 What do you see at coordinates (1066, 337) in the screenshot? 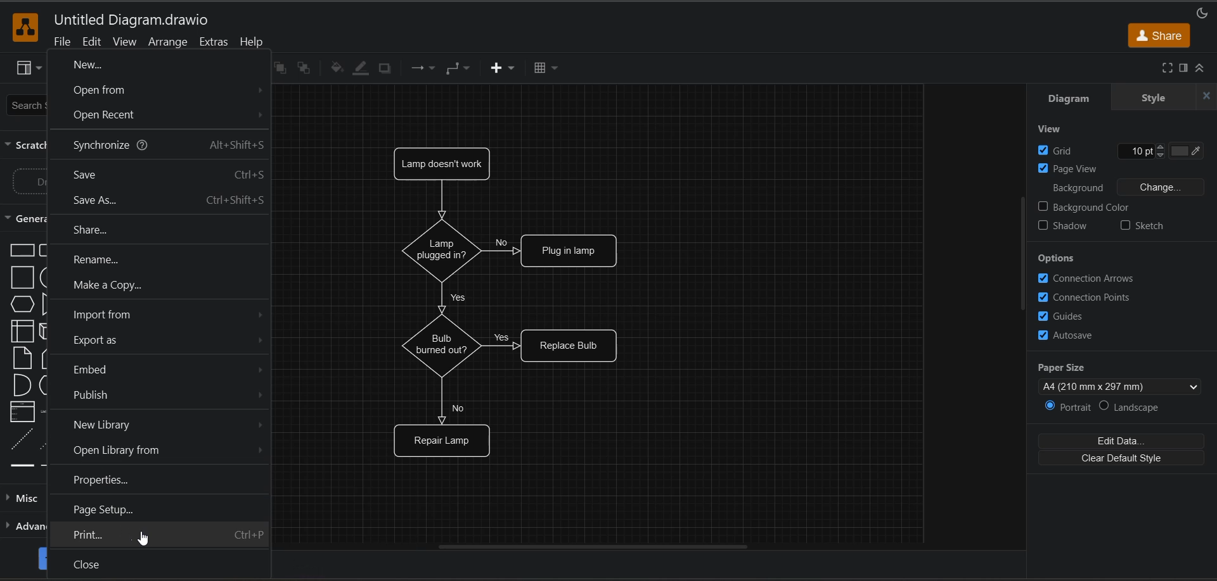
I see `autosave` at bounding box center [1066, 337].